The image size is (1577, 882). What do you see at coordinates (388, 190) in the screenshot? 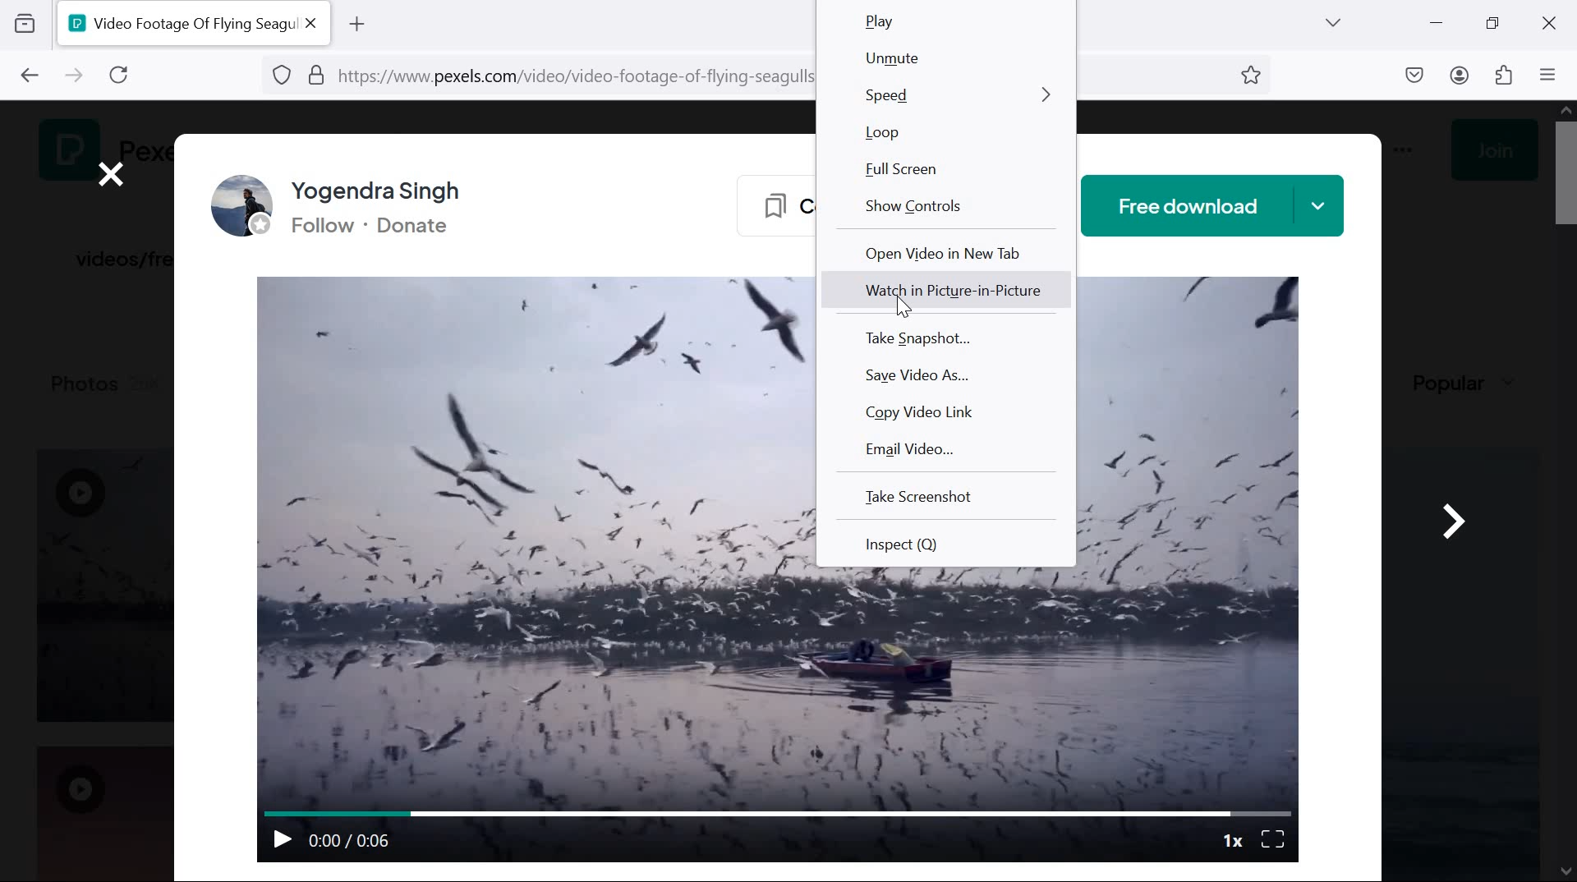
I see `Yogendra Singh` at bounding box center [388, 190].